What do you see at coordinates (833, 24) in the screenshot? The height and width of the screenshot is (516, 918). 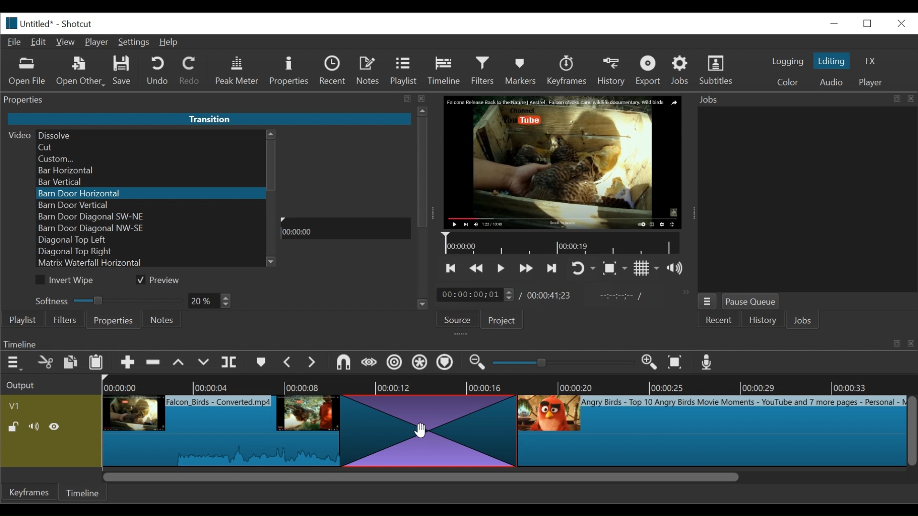 I see `minimize` at bounding box center [833, 24].